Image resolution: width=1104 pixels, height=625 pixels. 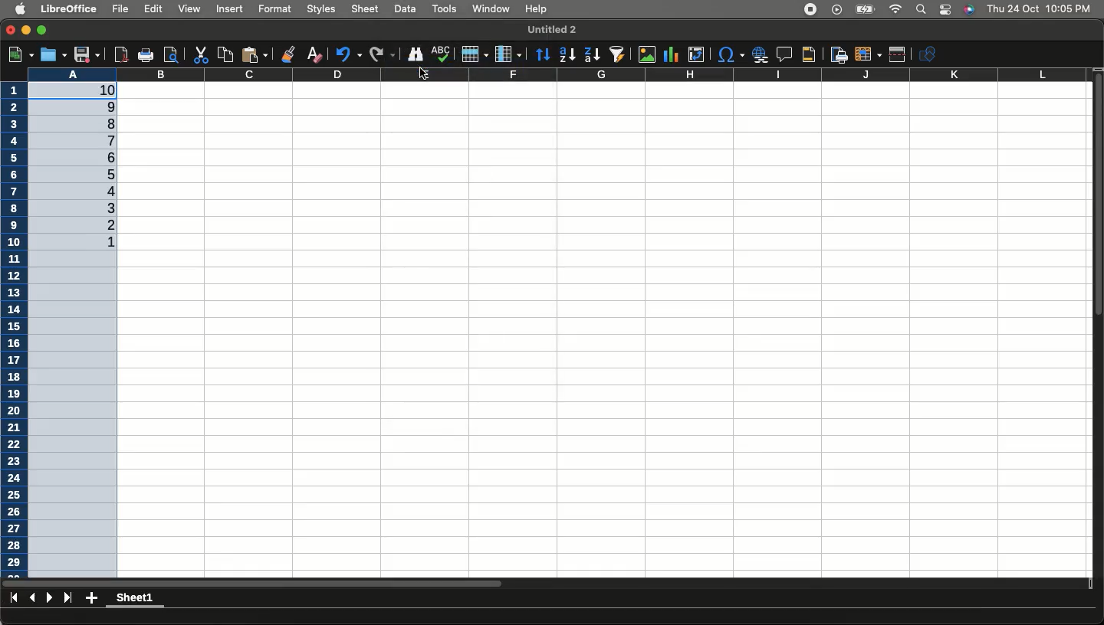 I want to click on Print, so click(x=145, y=56).